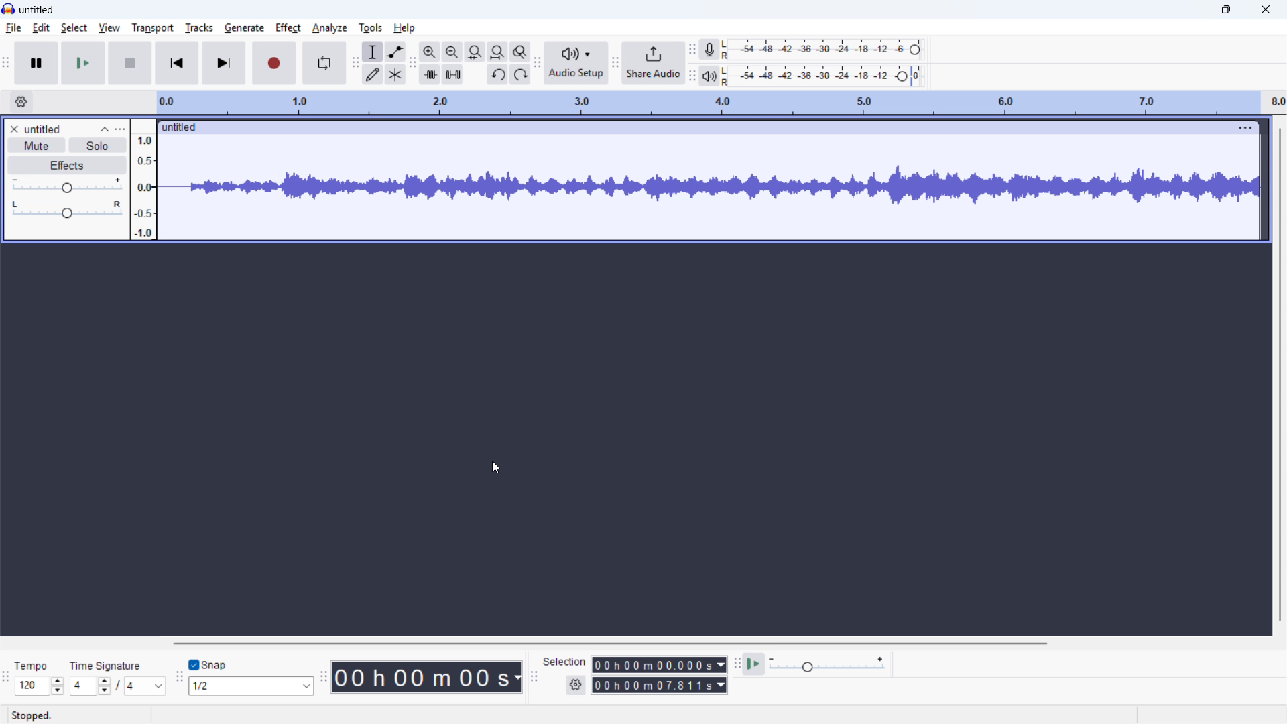 This screenshot has width=1287, height=724. I want to click on time signature, so click(106, 666).